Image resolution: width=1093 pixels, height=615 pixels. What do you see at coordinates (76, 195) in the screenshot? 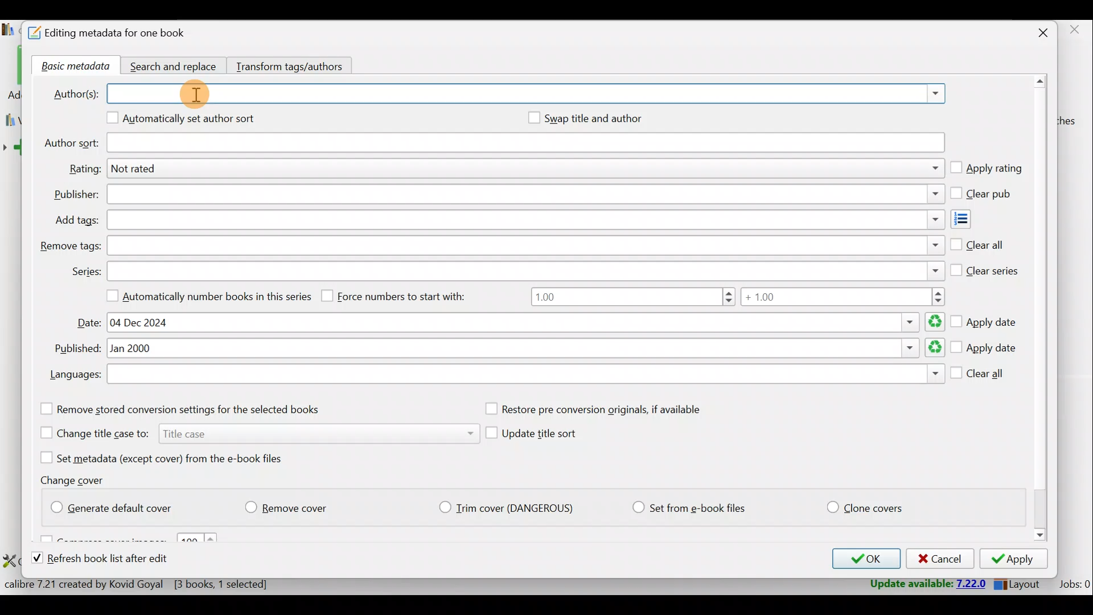
I see `Publisher:` at bounding box center [76, 195].